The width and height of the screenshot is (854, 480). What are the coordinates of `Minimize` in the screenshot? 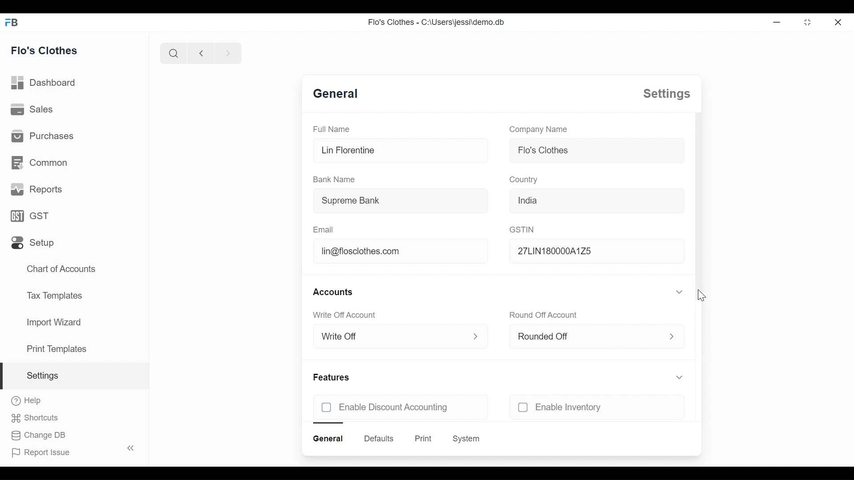 It's located at (775, 22).